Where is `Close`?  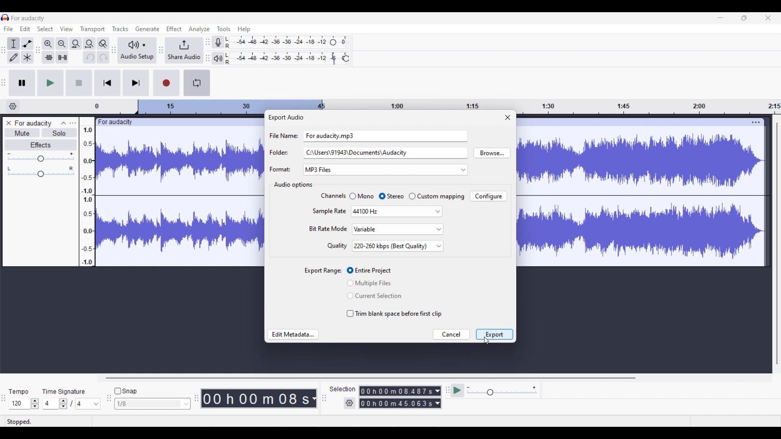
Close is located at coordinates (507, 117).